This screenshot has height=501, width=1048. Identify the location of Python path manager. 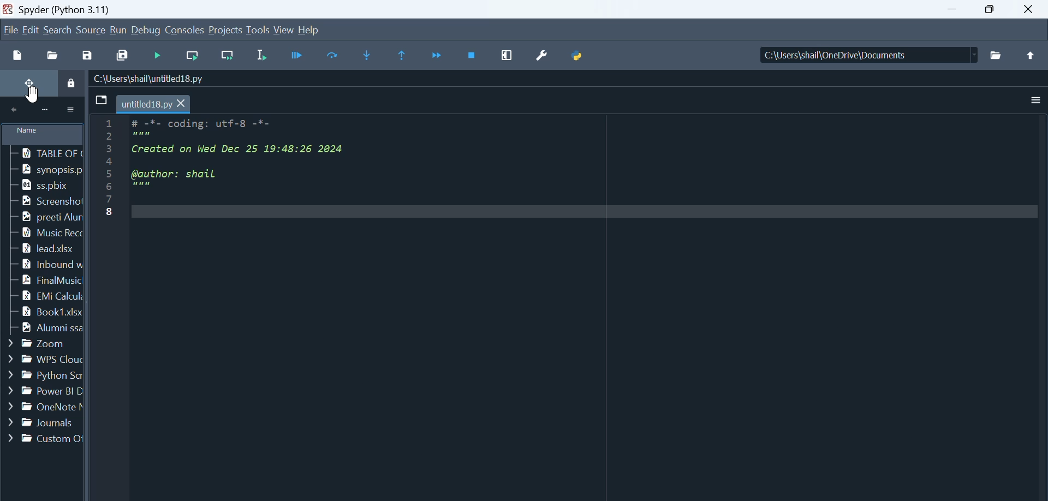
(579, 52).